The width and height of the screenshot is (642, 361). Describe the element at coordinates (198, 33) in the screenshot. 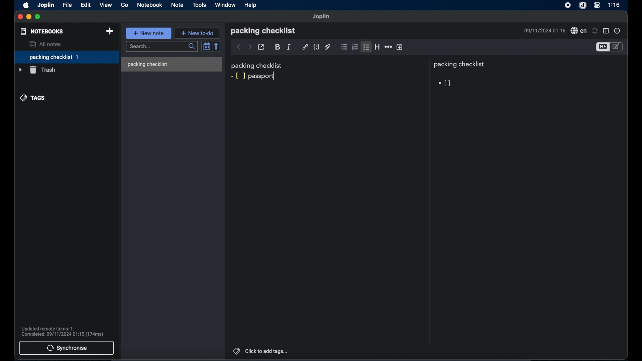

I see `new to do` at that location.